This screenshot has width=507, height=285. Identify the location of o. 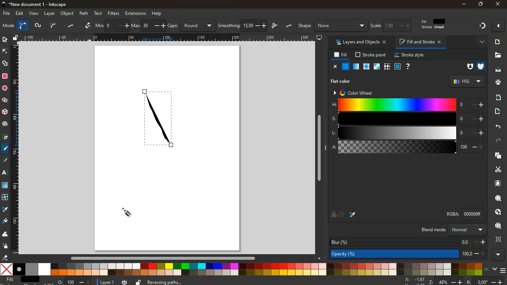
(74, 282).